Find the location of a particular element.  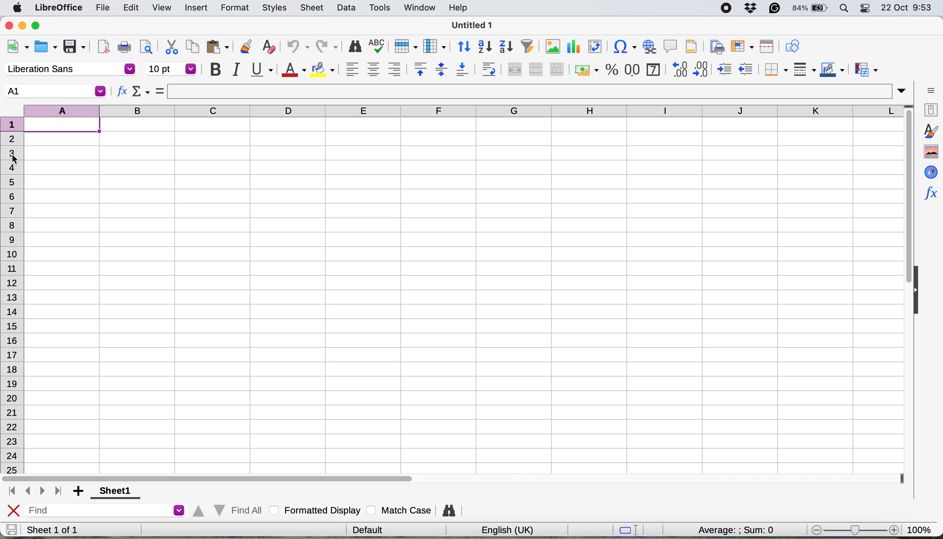

undo is located at coordinates (294, 47).